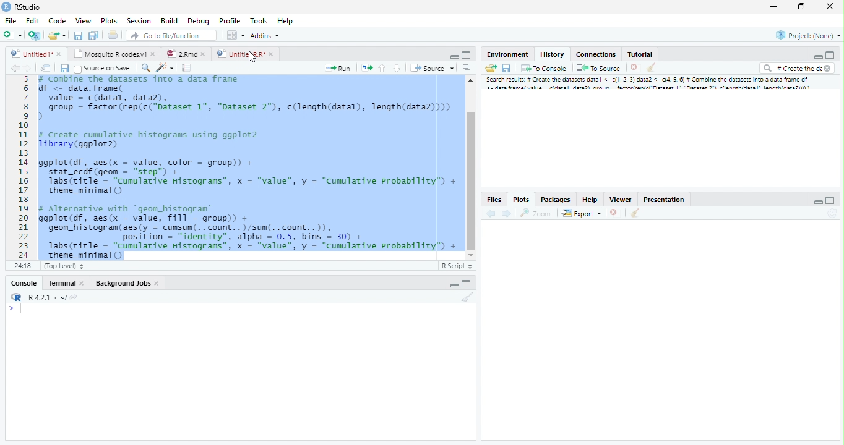  What do you see at coordinates (775, 7) in the screenshot?
I see `Minimize` at bounding box center [775, 7].